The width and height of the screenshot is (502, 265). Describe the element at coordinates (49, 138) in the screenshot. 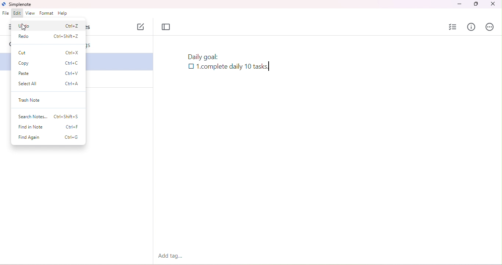

I see `find again` at that location.